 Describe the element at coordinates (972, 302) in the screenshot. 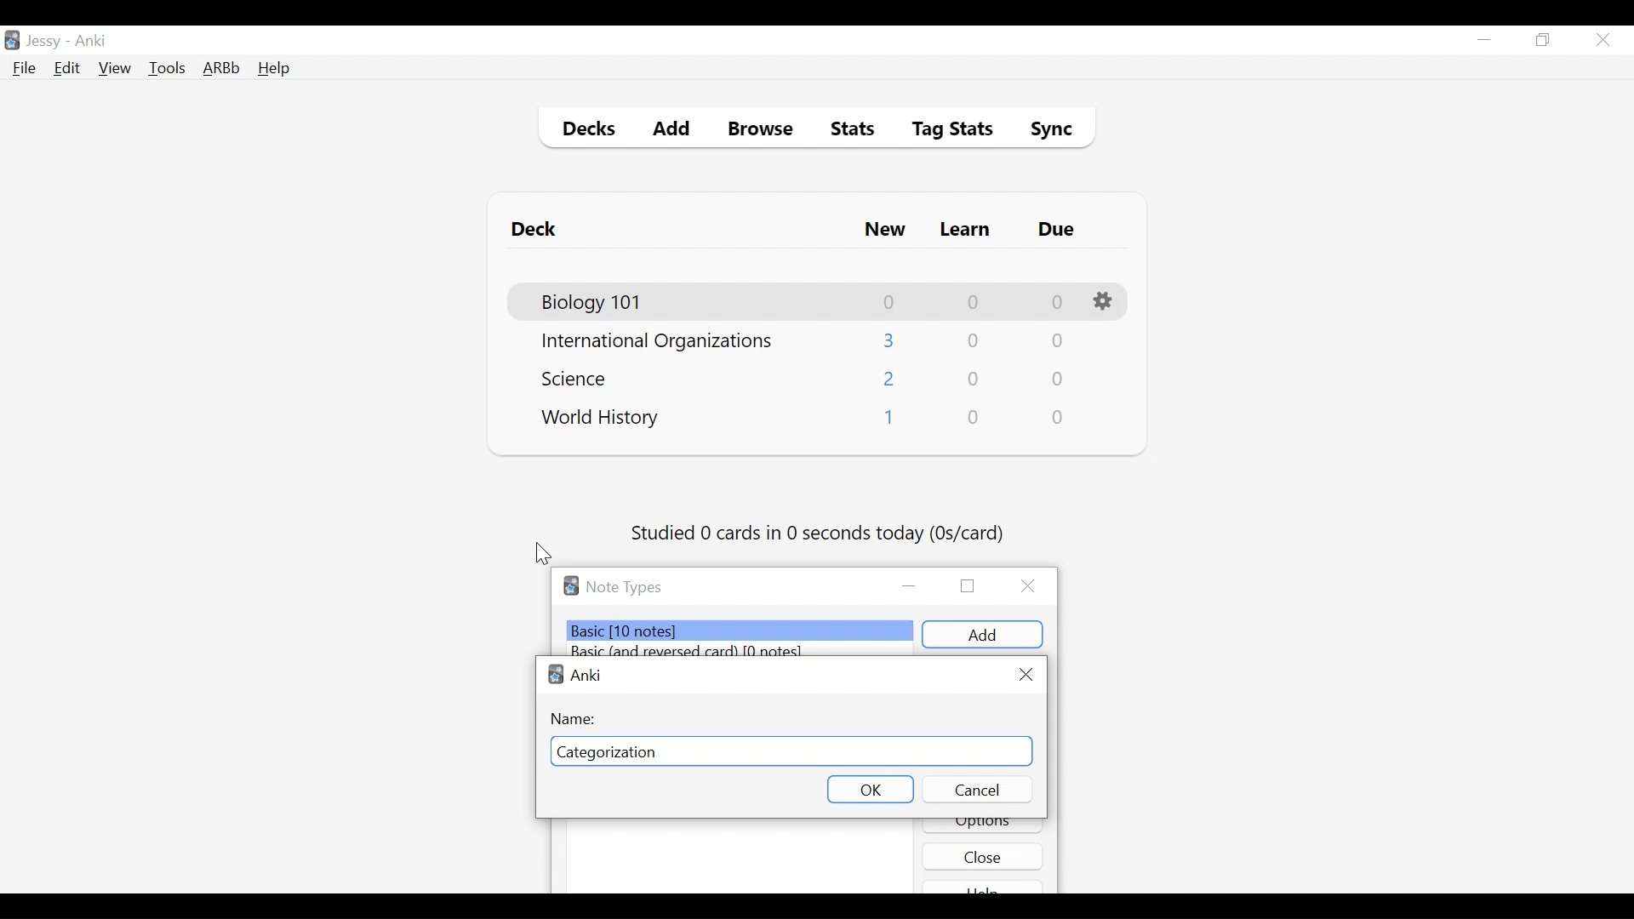

I see `Learn Card Count` at that location.